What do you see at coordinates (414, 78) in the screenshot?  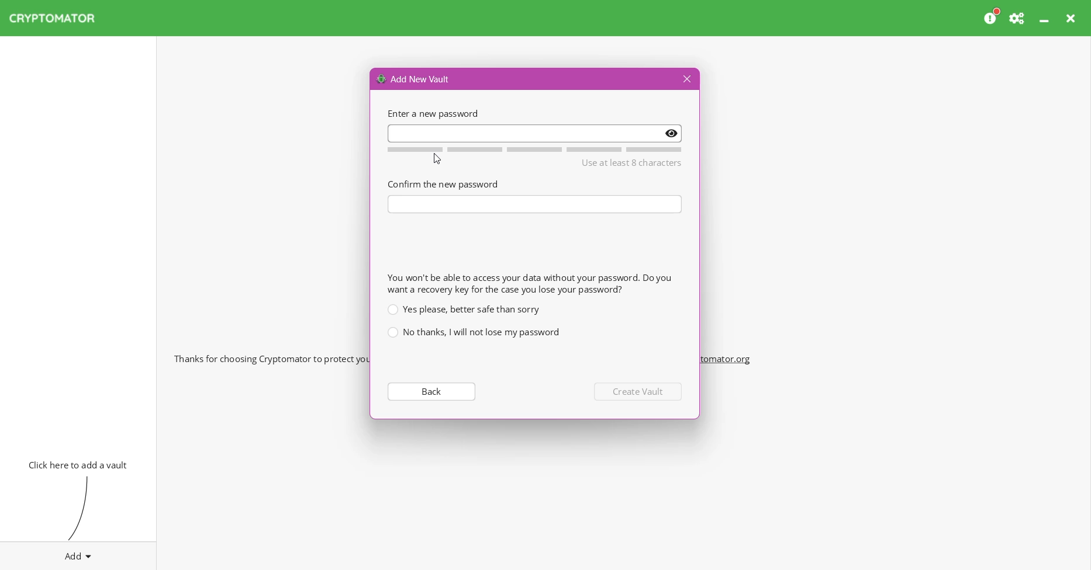 I see `Add New Vault` at bounding box center [414, 78].